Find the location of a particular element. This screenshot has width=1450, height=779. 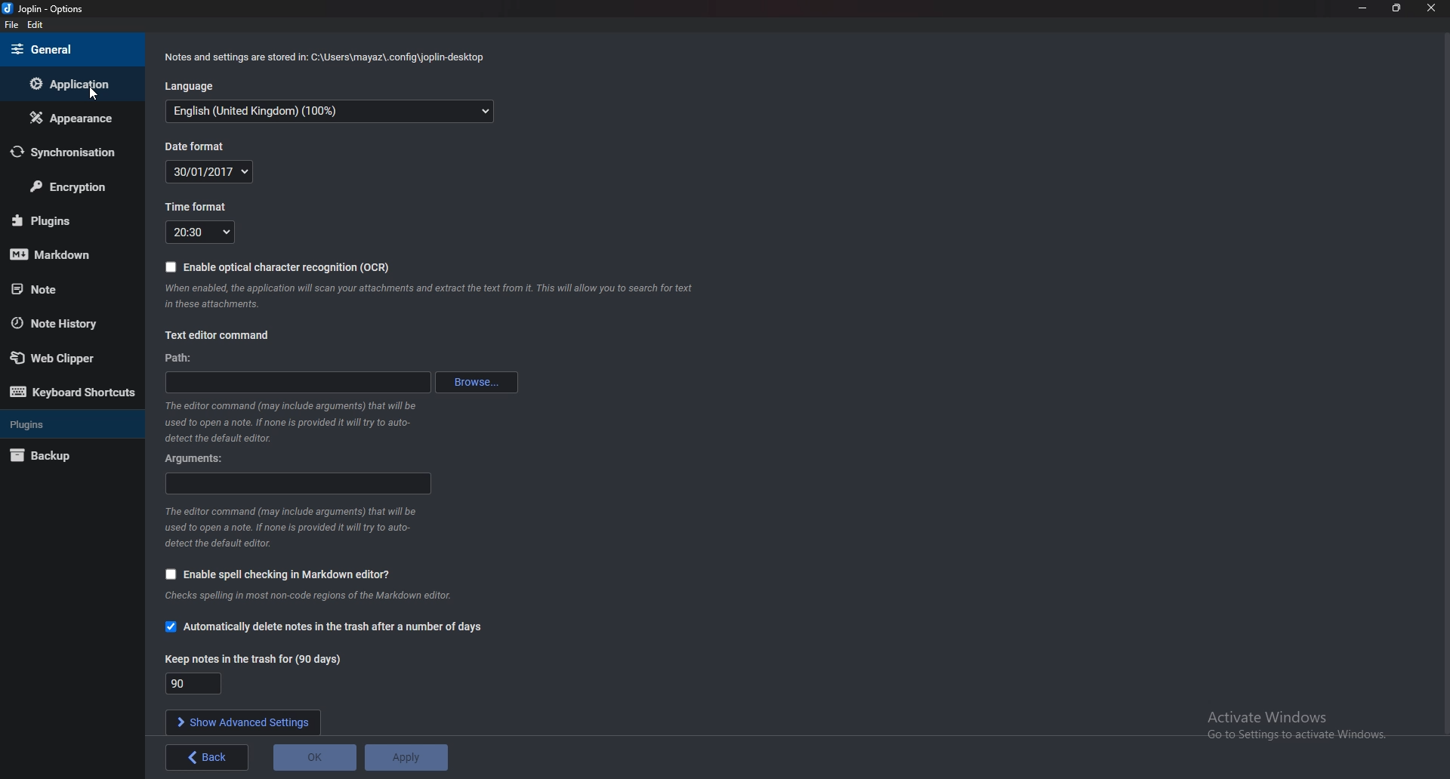

info is located at coordinates (293, 423).